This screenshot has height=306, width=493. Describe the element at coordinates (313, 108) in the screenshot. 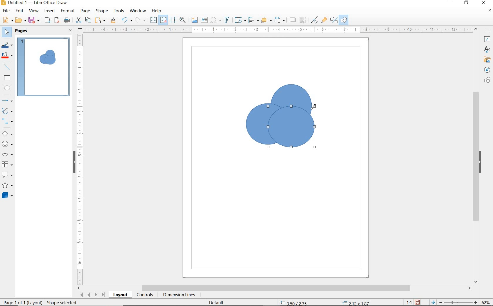

I see `ELLIPSE TOO AT DRAG` at that location.